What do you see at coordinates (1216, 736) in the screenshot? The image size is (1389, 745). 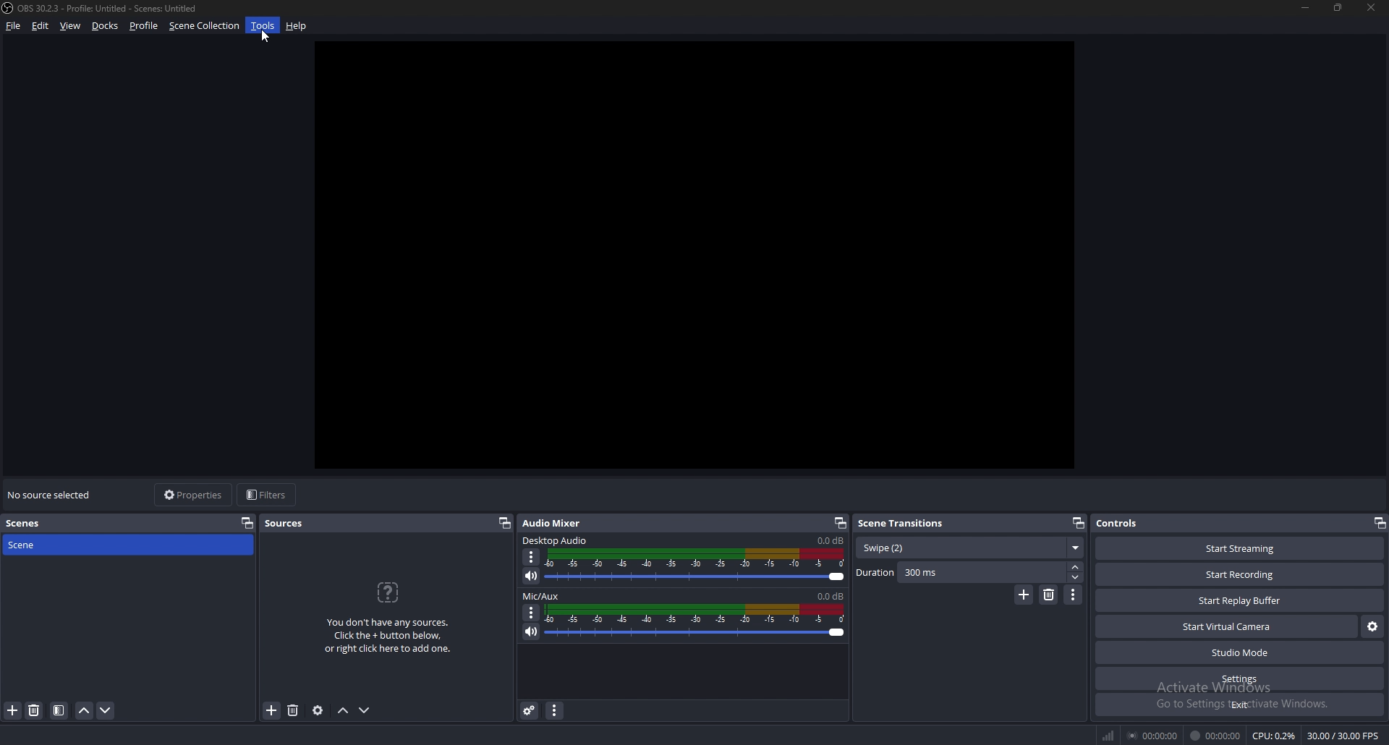 I see `recording duration` at bounding box center [1216, 736].